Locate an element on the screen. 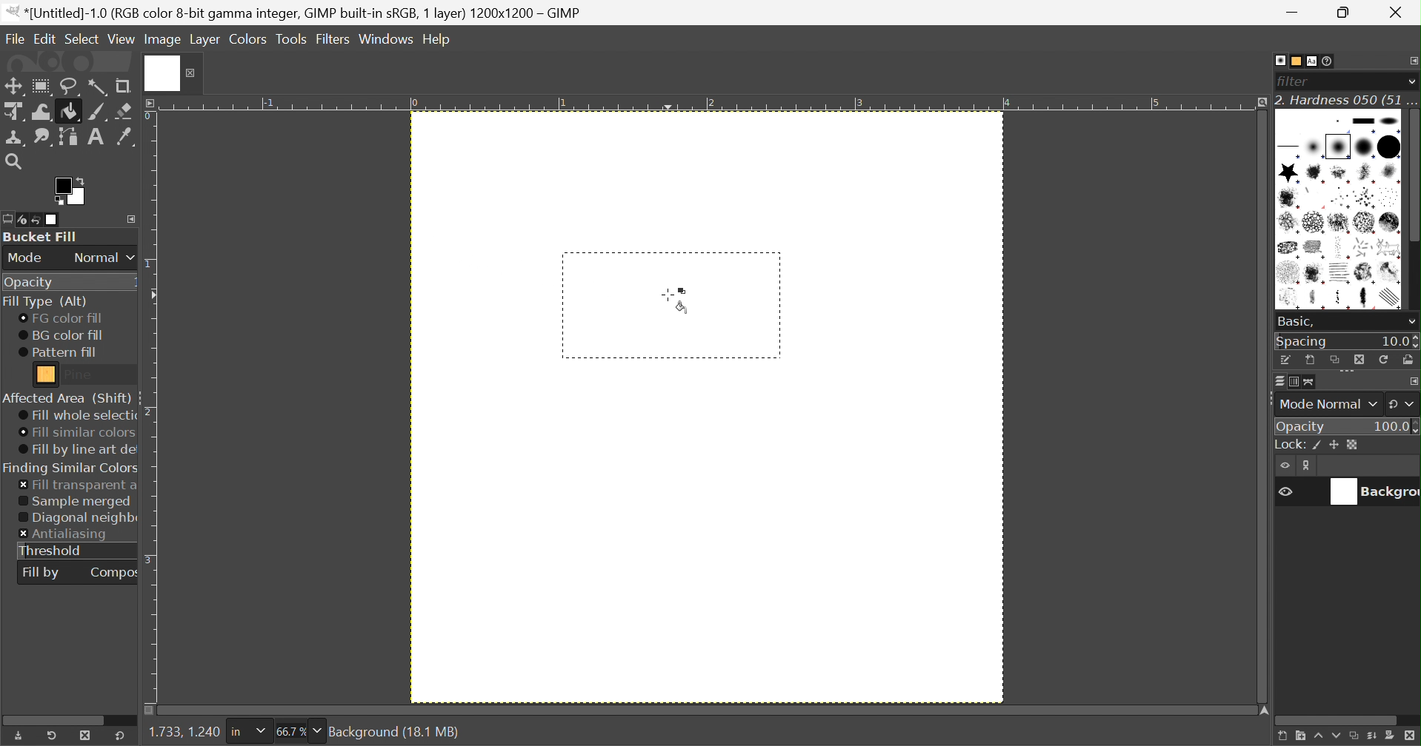 The height and width of the screenshot is (746, 1421). Cursor is located at coordinates (678, 300).